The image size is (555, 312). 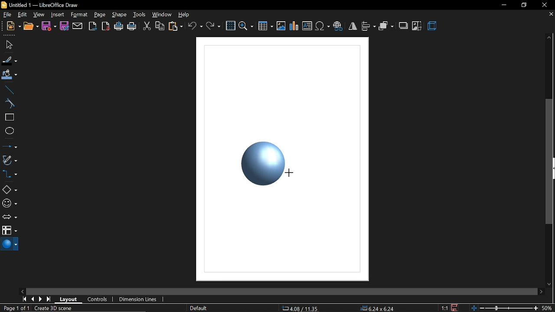 What do you see at coordinates (58, 309) in the screenshot?
I see `Create 3D Scene` at bounding box center [58, 309].